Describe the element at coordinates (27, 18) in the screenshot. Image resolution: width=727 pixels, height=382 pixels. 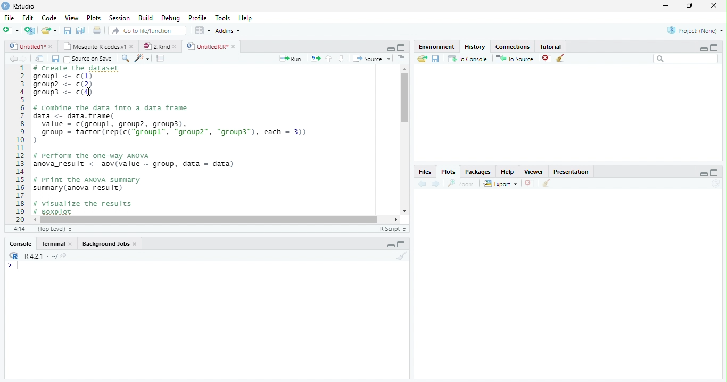
I see `Edit` at that location.